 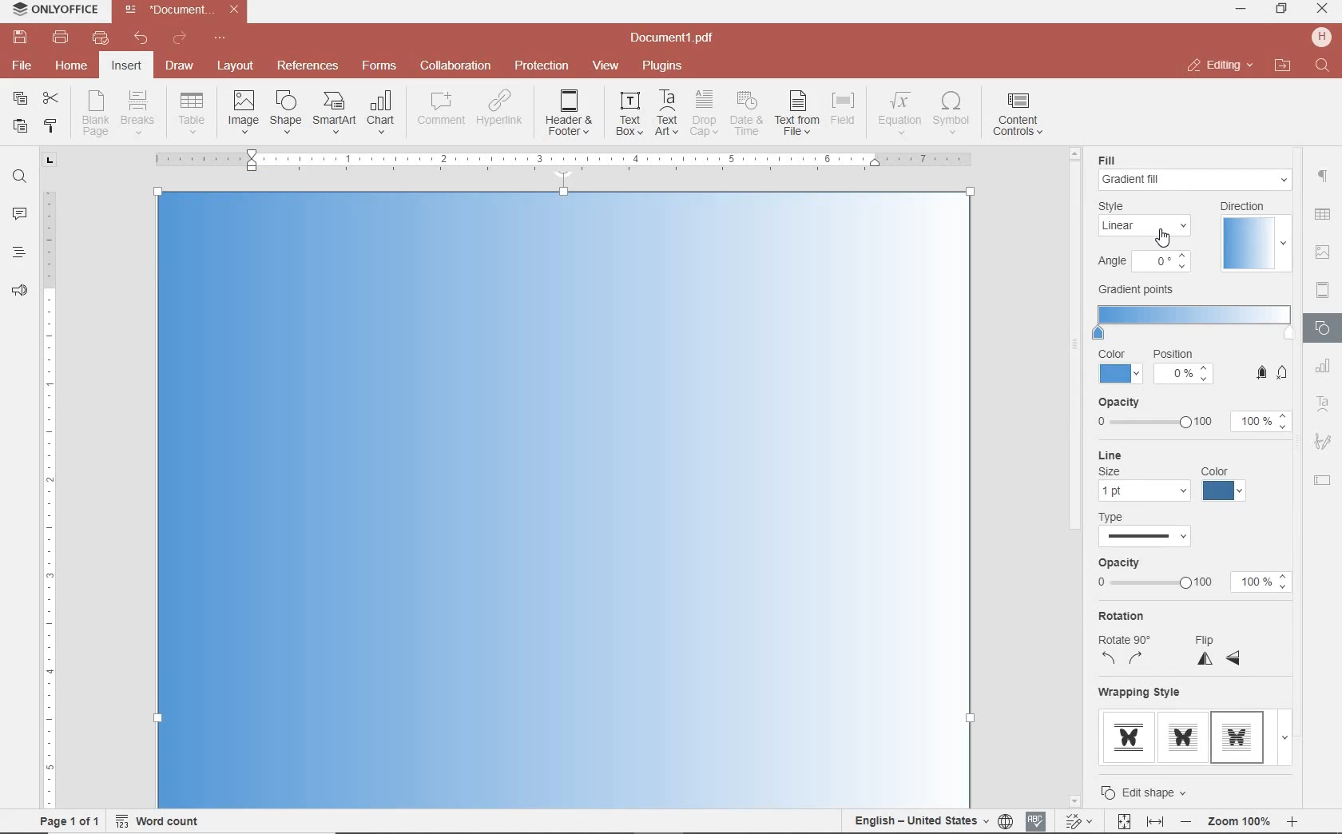 I want to click on comments, so click(x=19, y=215).